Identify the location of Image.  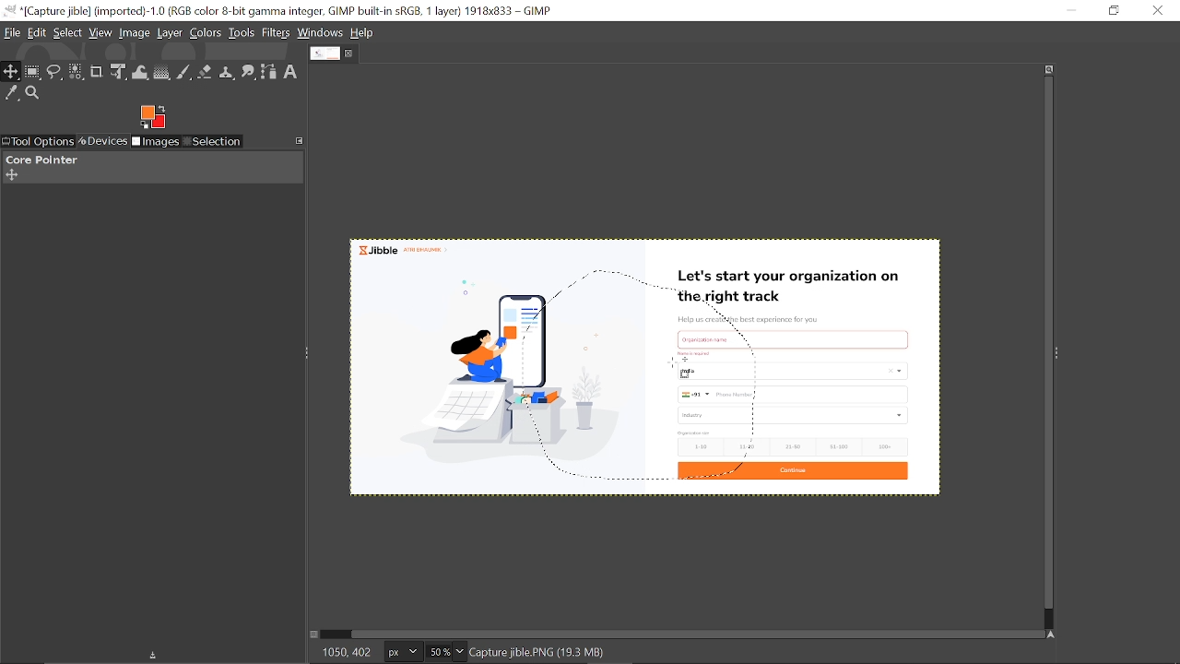
(136, 33).